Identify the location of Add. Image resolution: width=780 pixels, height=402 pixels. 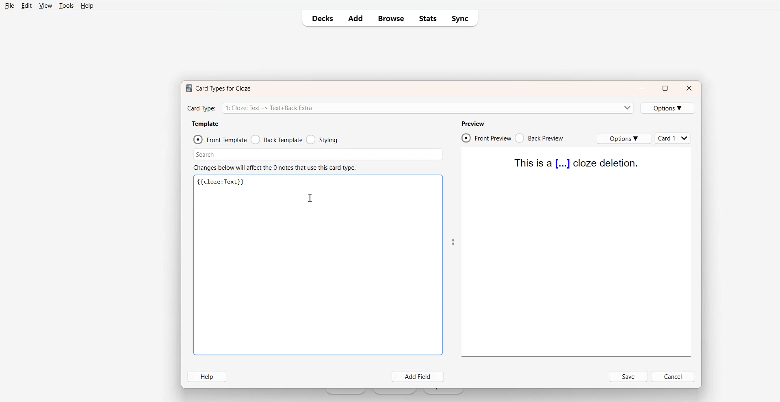
(355, 18).